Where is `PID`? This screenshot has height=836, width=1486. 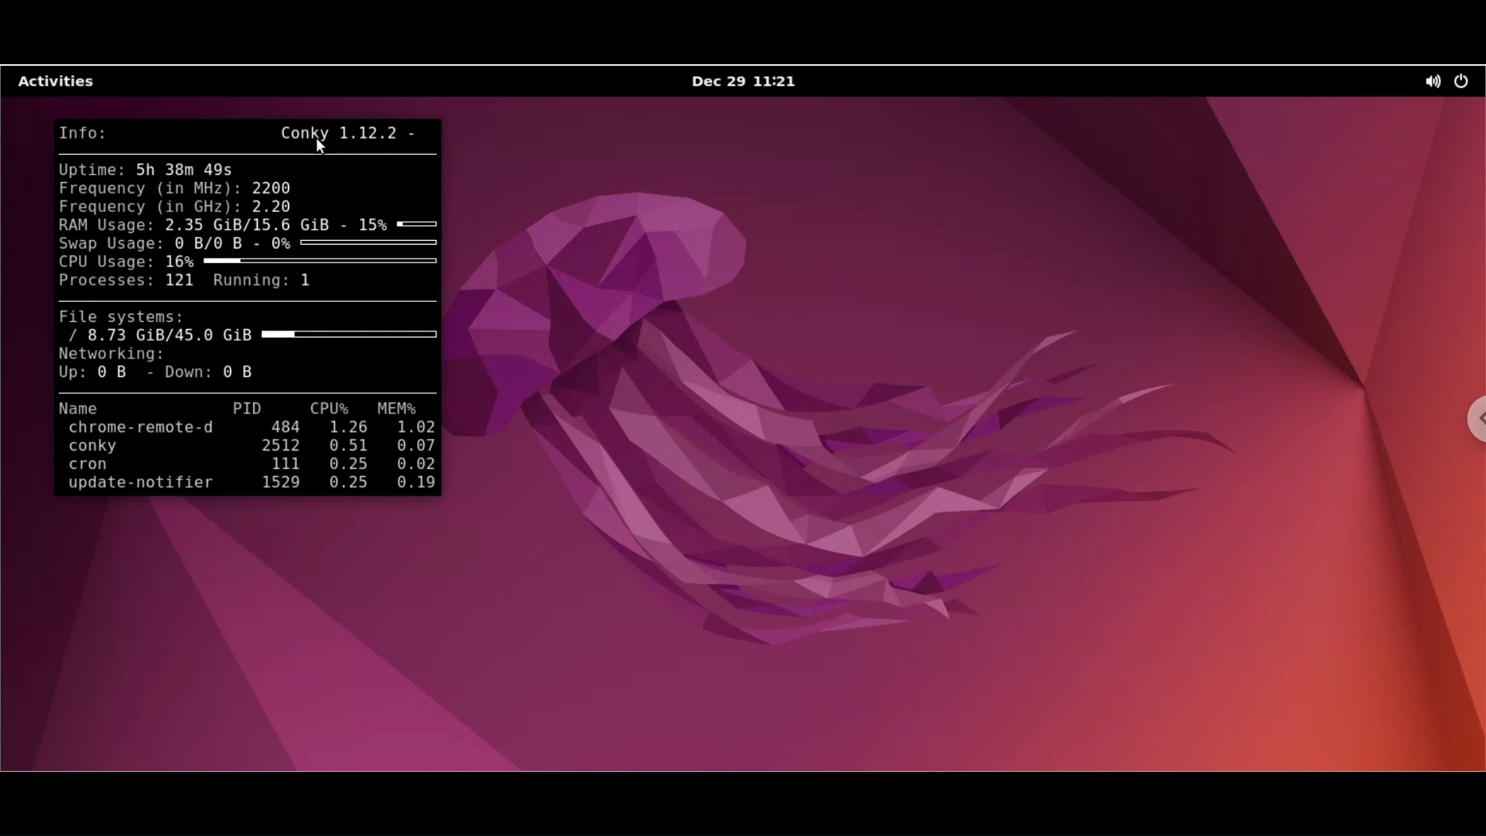 PID is located at coordinates (248, 409).